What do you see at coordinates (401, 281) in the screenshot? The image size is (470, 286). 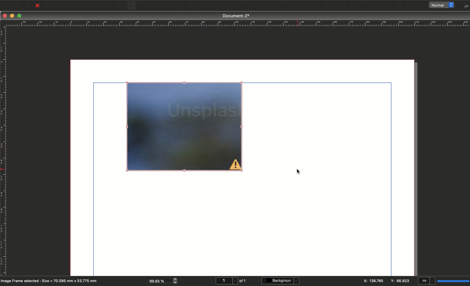 I see `Y: 66.823` at bounding box center [401, 281].